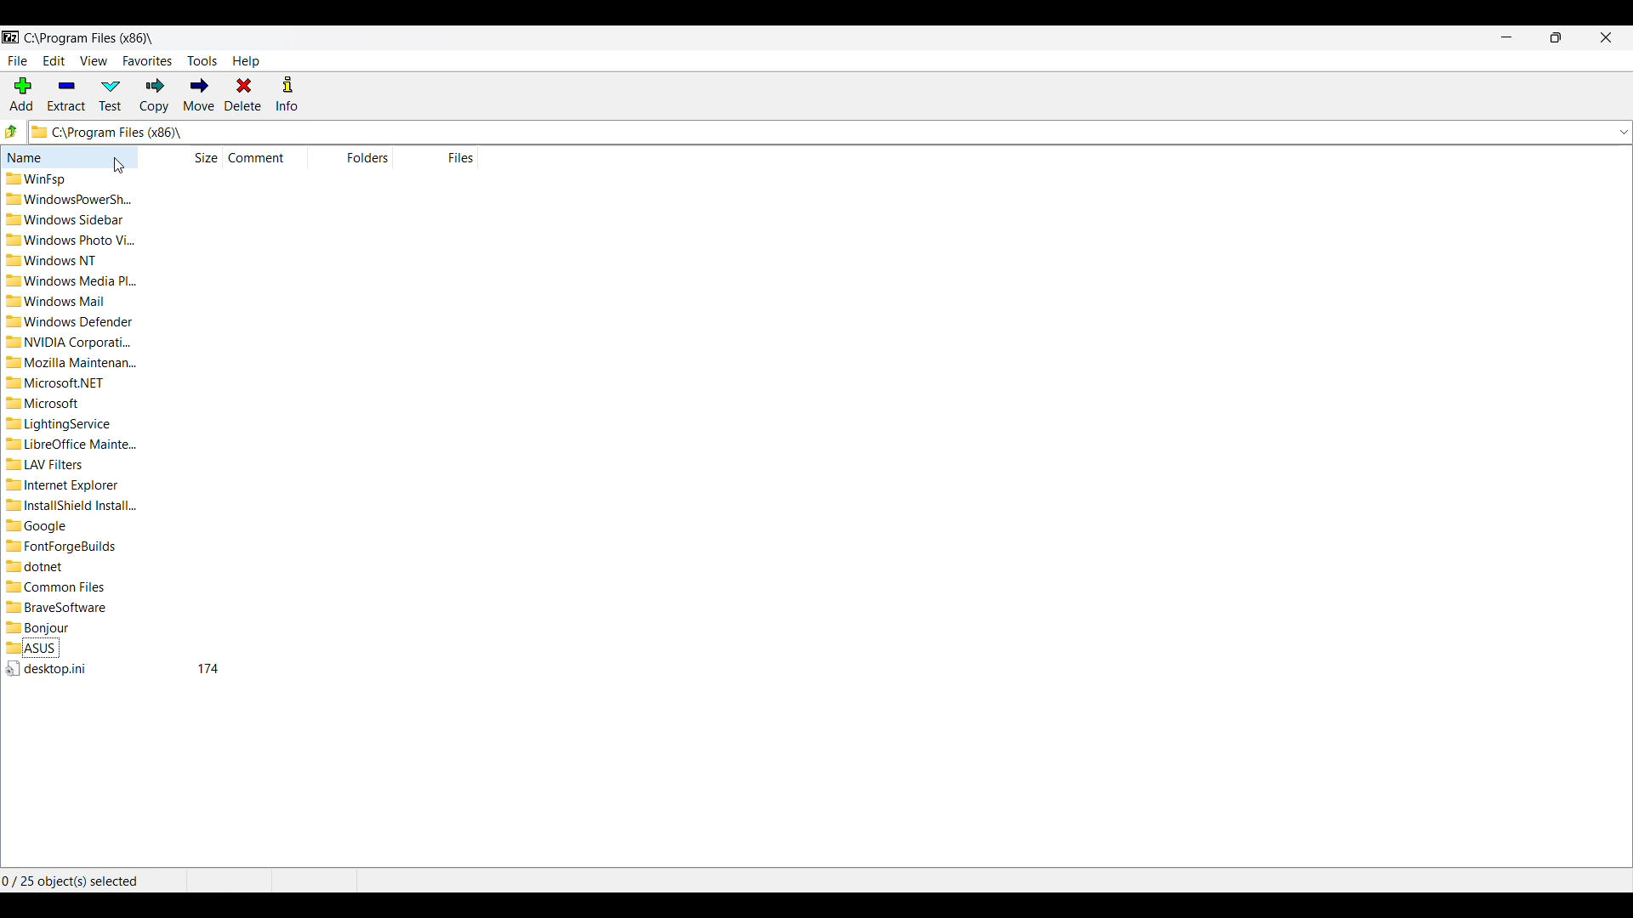 This screenshot has width=1633, height=918. What do you see at coordinates (63, 585) in the screenshot?
I see `Common Files` at bounding box center [63, 585].